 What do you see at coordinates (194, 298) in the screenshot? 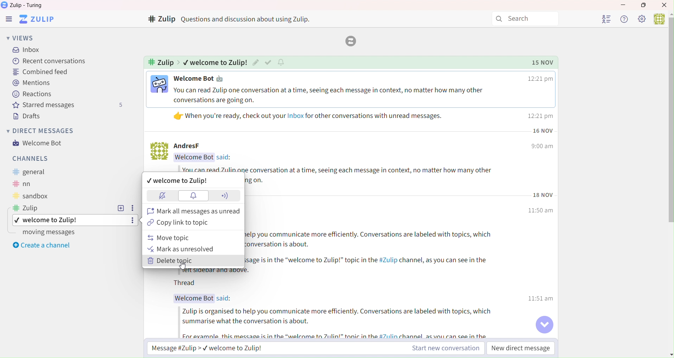
I see `Text` at bounding box center [194, 298].